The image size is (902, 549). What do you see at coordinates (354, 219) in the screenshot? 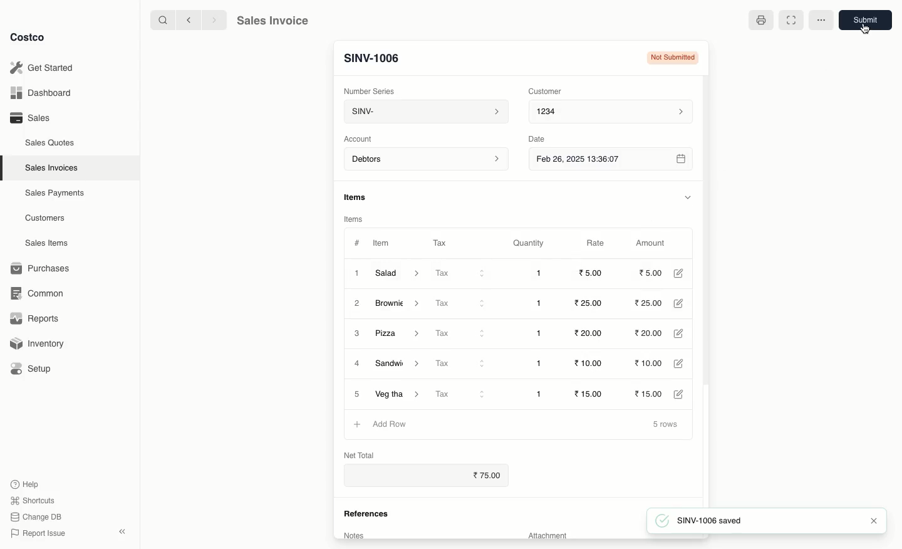
I see `Items` at bounding box center [354, 219].